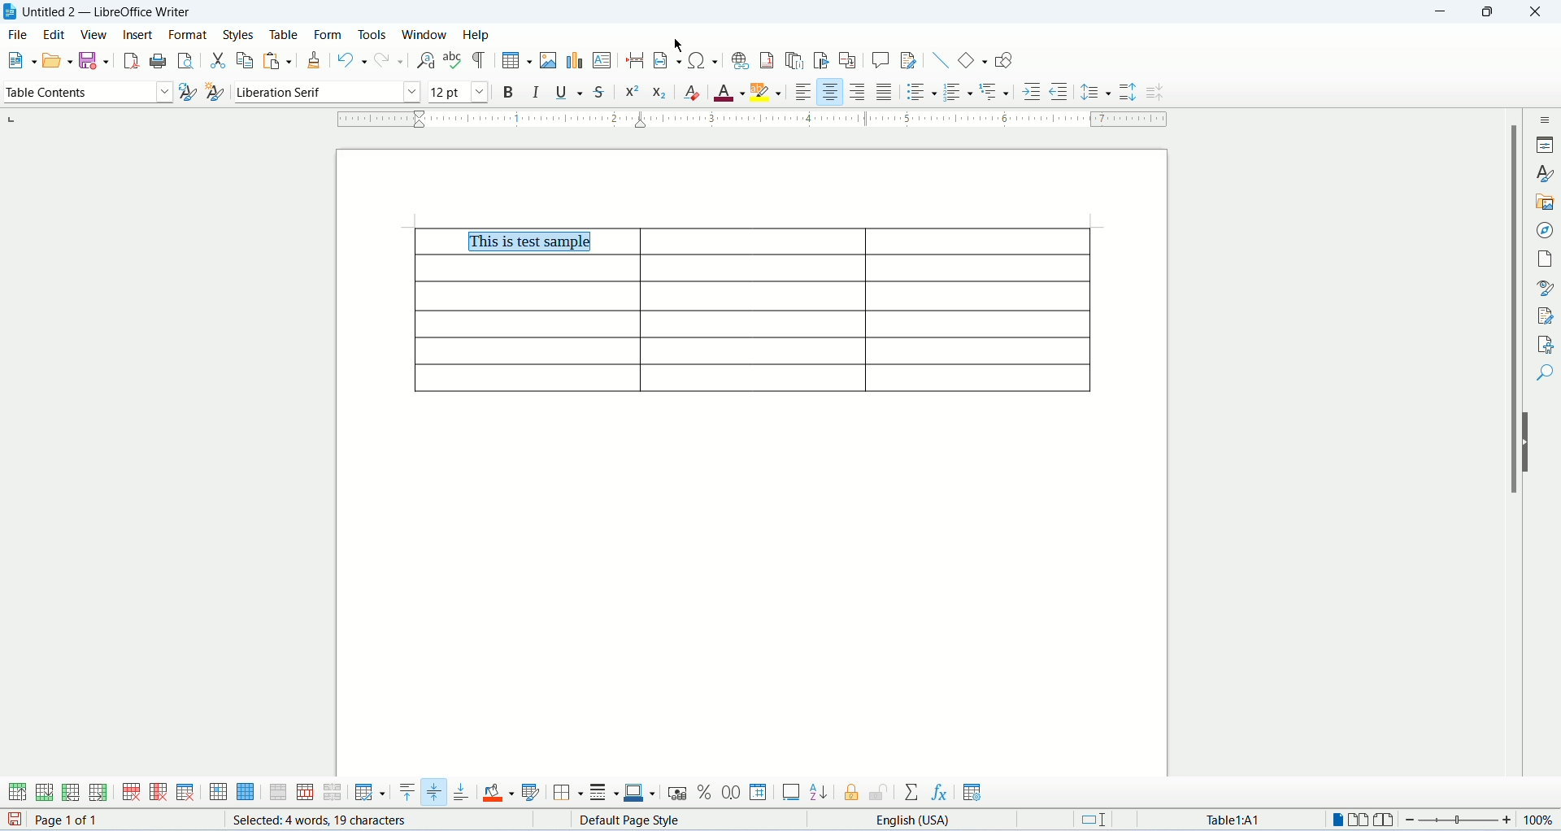  What do you see at coordinates (1533, 12) in the screenshot?
I see `close` at bounding box center [1533, 12].